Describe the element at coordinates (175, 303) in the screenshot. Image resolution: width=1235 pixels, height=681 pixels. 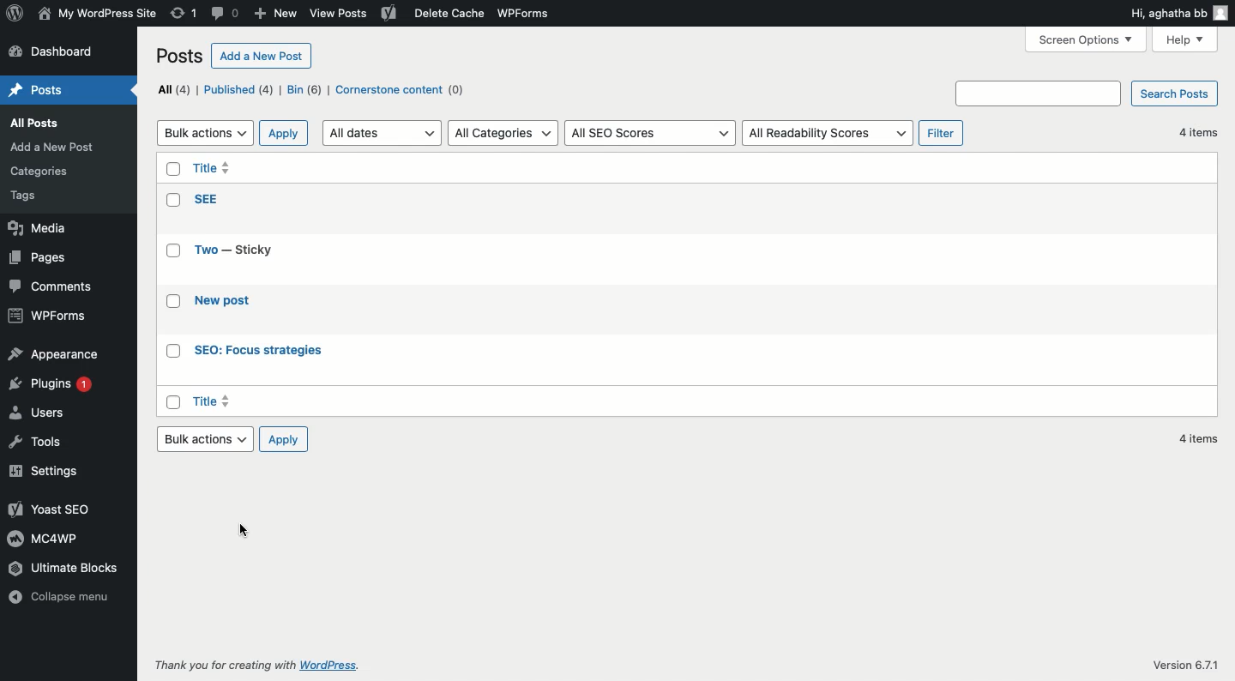
I see `Checkbox` at that location.